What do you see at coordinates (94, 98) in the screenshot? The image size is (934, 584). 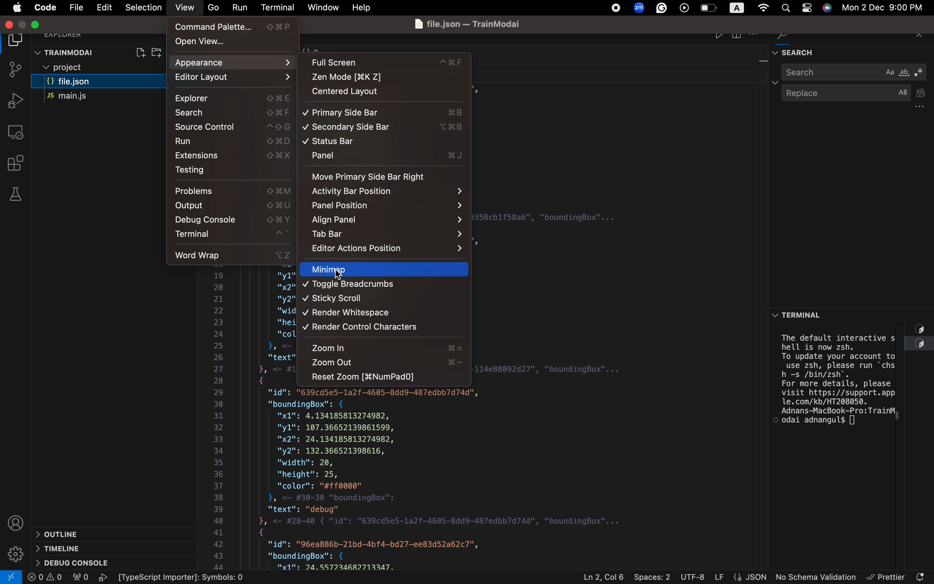 I see `main.js` at bounding box center [94, 98].